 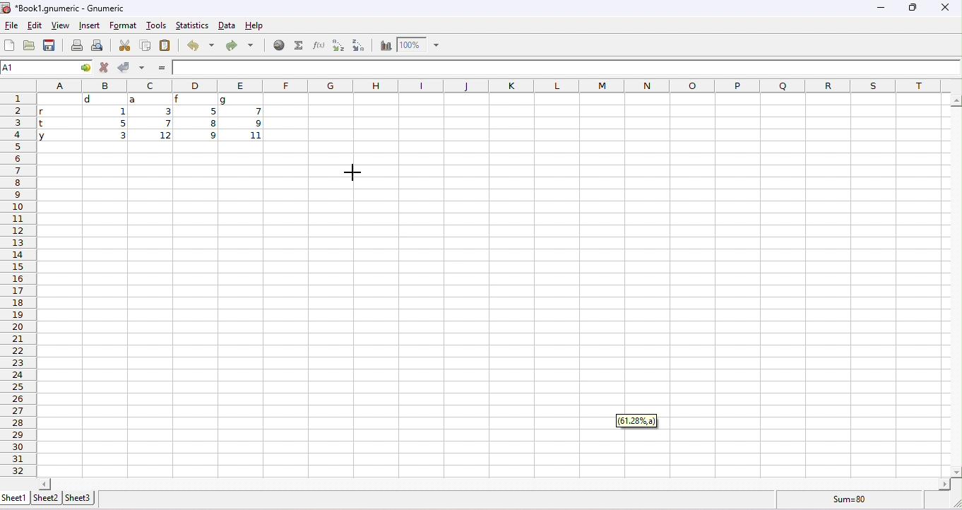 What do you see at coordinates (124, 66) in the screenshot?
I see `accept changes` at bounding box center [124, 66].